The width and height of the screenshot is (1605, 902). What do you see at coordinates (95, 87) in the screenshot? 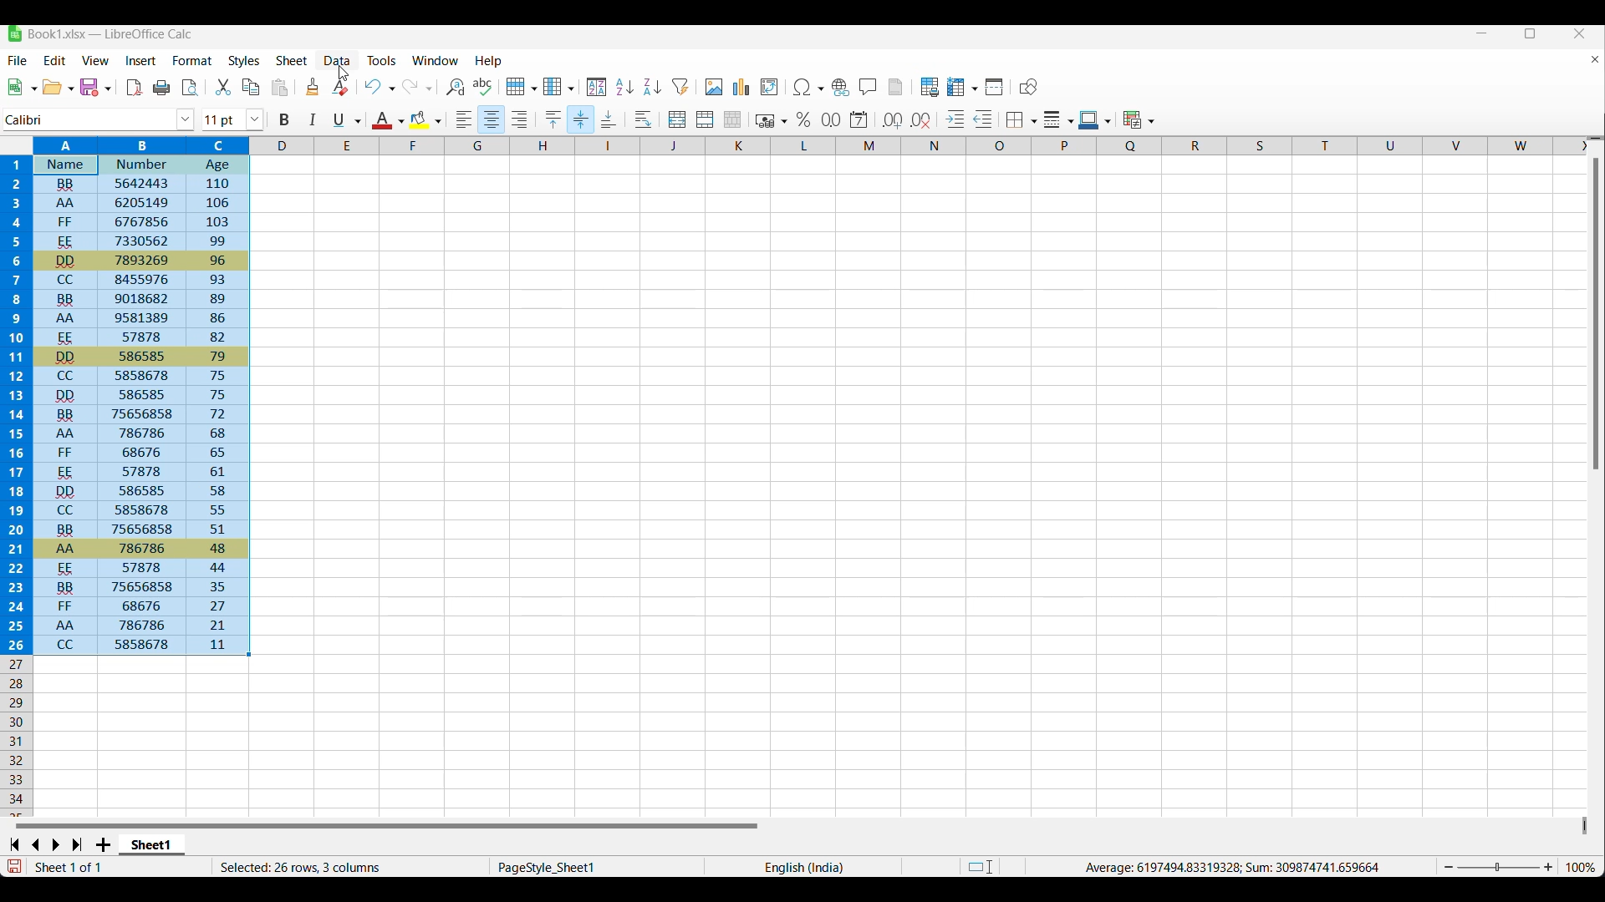
I see `Save options` at bounding box center [95, 87].